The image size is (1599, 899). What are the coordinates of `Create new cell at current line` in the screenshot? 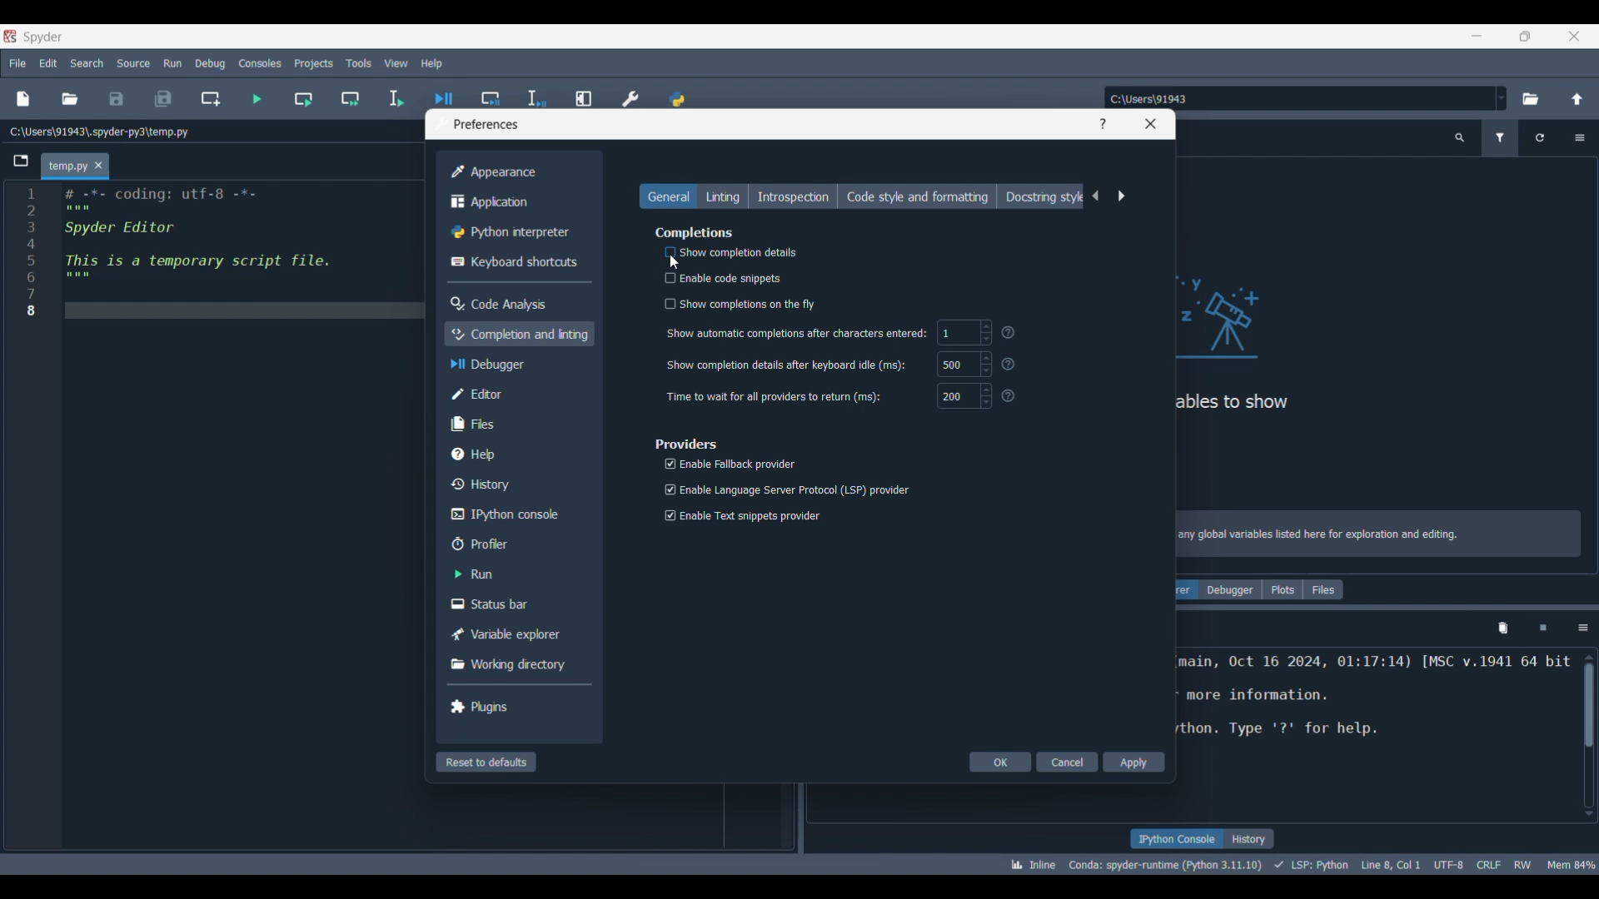 It's located at (210, 99).